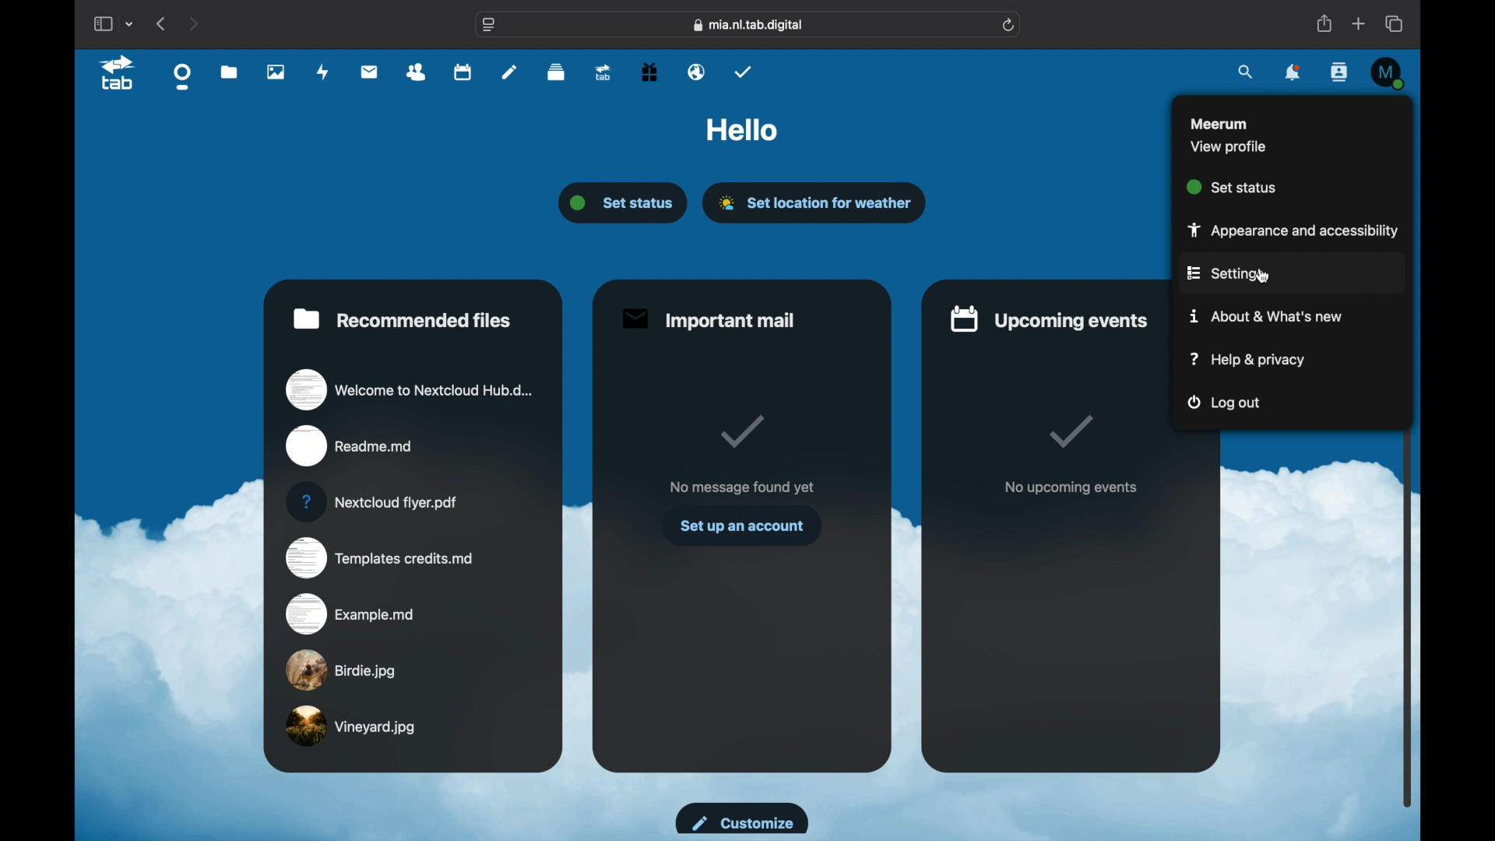  What do you see at coordinates (1286, 229) in the screenshot?
I see `appearance and accessibility` at bounding box center [1286, 229].